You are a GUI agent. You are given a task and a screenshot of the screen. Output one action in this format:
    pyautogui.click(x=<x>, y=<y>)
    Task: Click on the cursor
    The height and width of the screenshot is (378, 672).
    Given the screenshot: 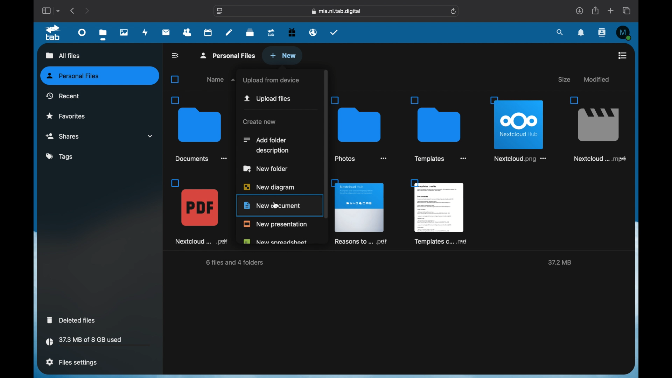 What is the action you would take?
    pyautogui.click(x=276, y=206)
    